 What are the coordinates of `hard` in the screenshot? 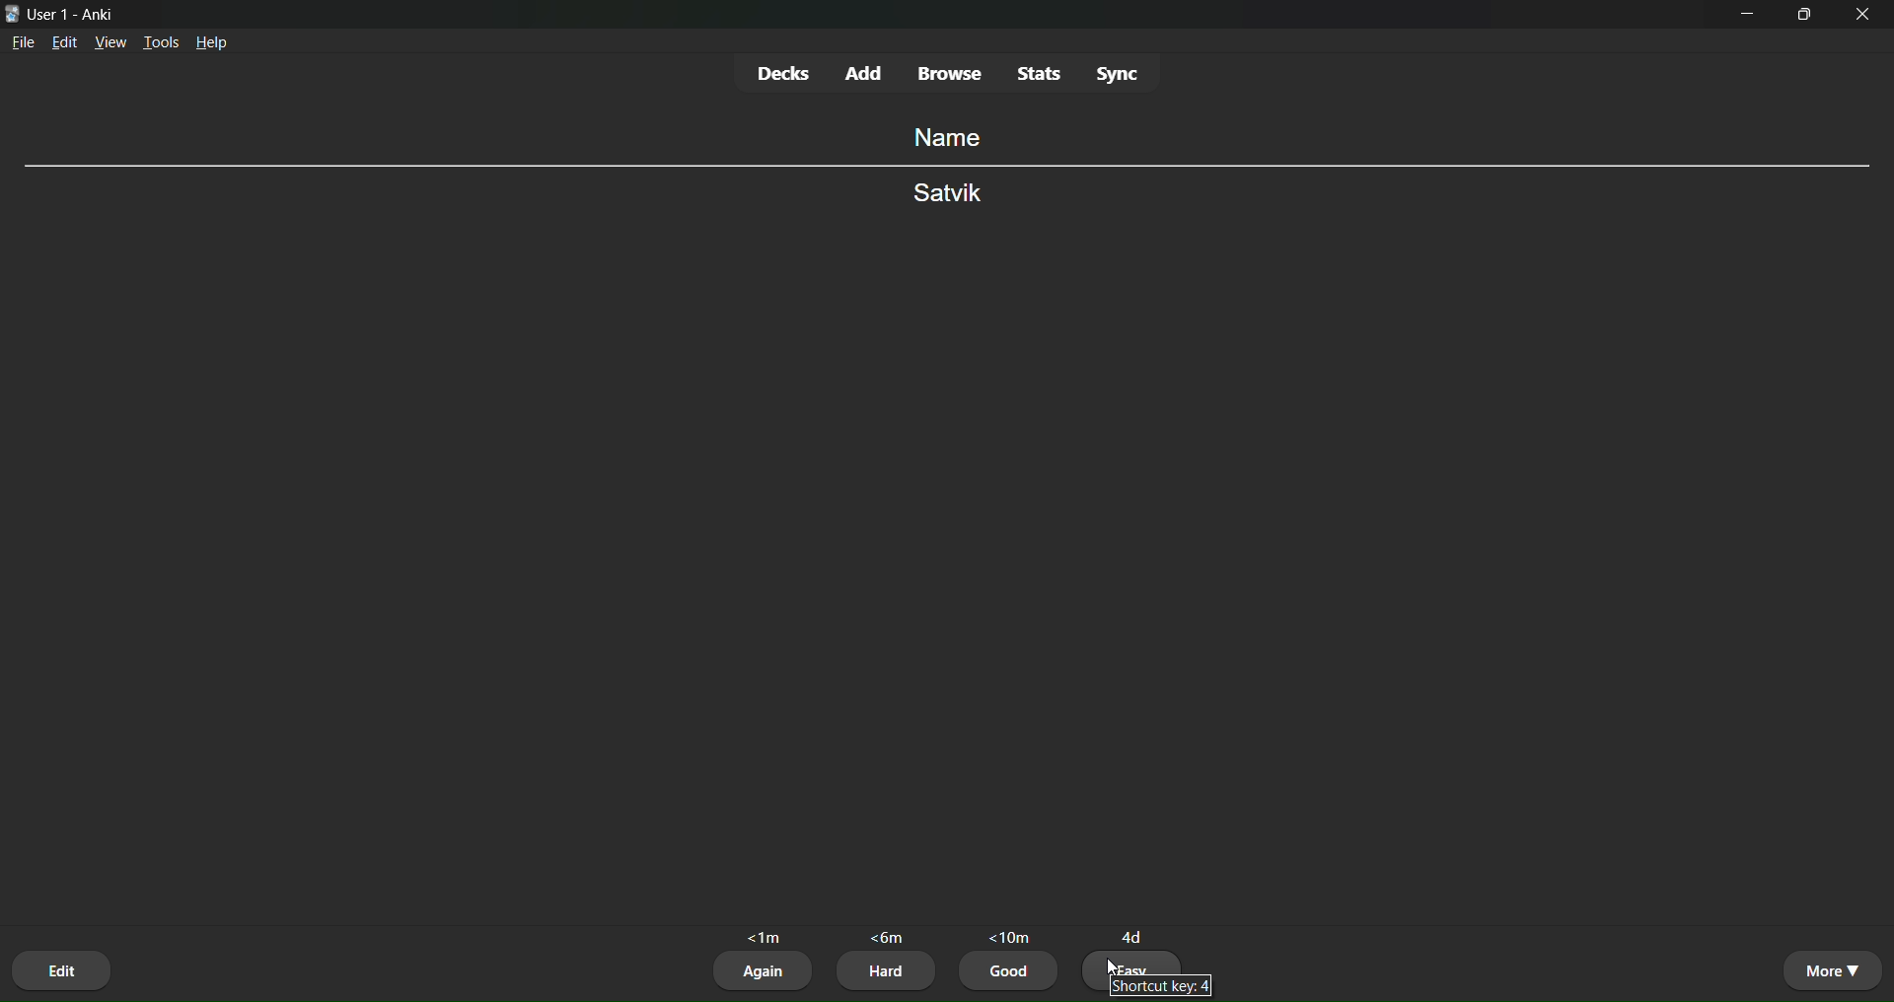 It's located at (886, 971).